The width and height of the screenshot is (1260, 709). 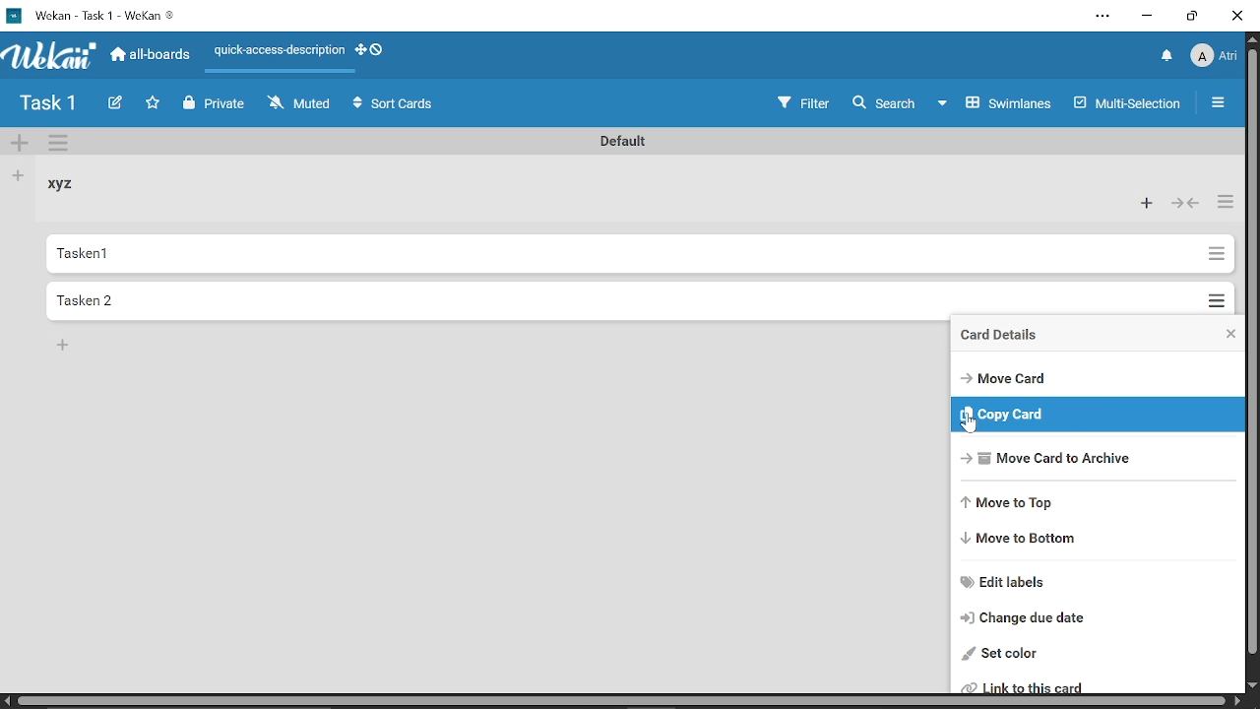 I want to click on Show desktop drag handles, so click(x=372, y=50).